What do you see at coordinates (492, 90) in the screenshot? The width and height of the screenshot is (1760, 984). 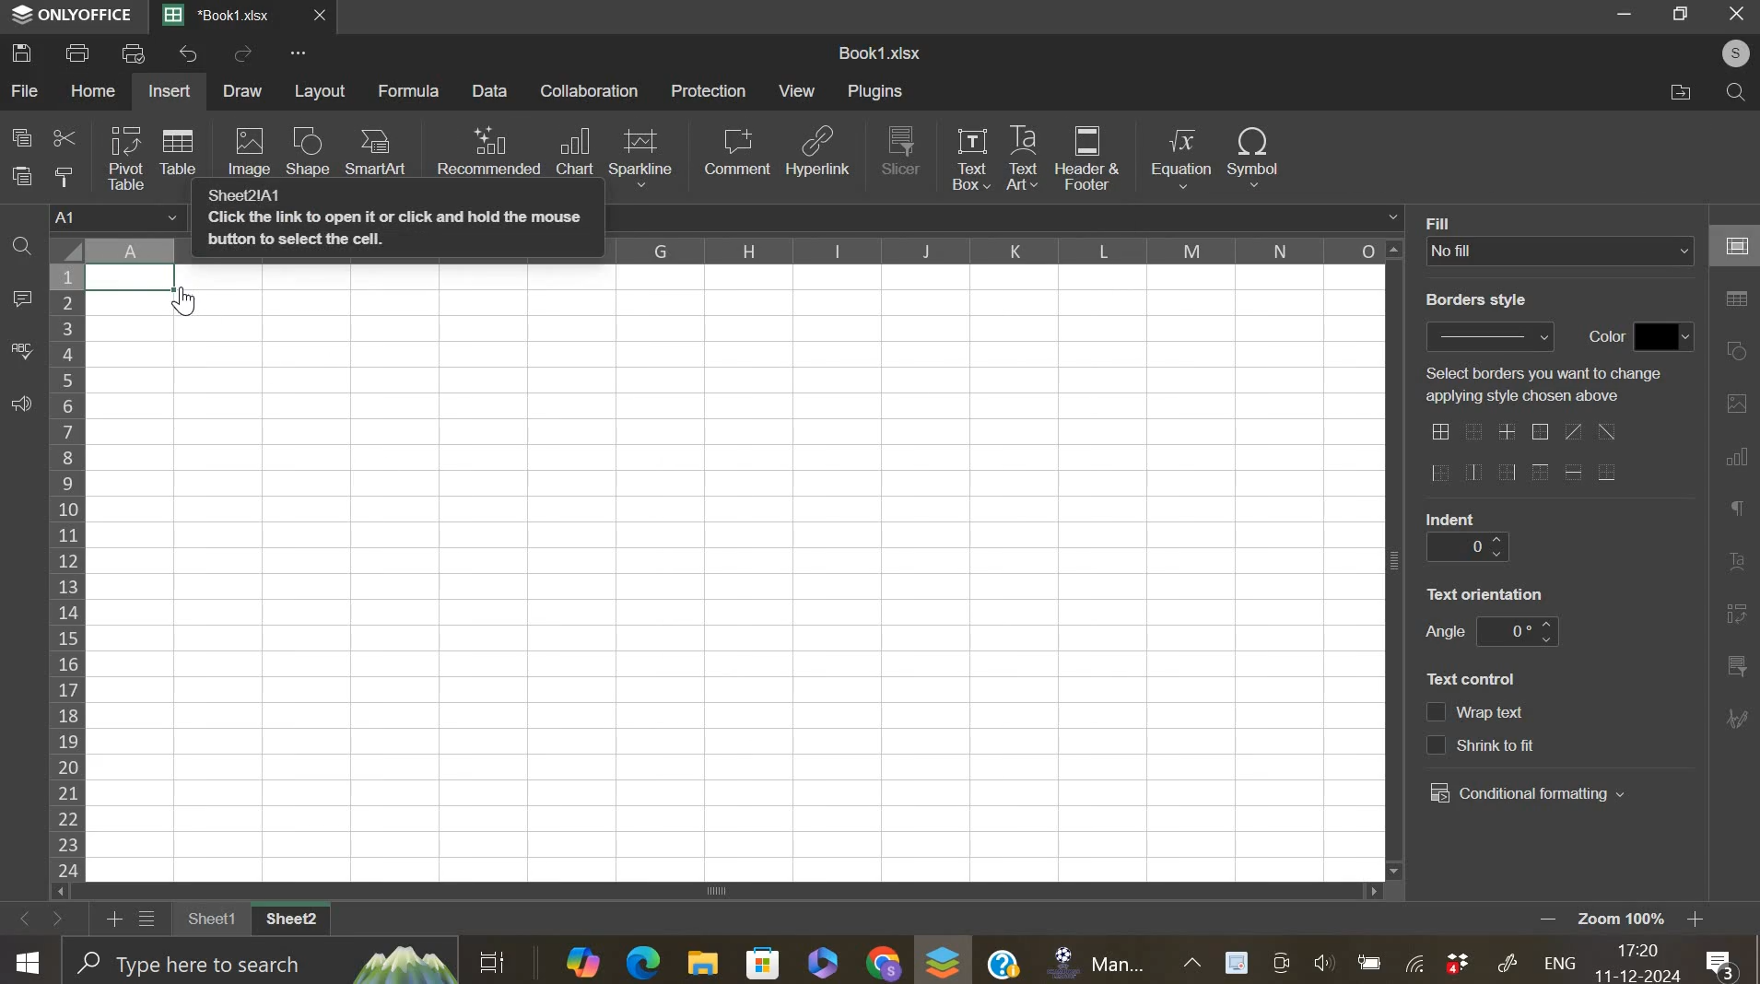 I see `data` at bounding box center [492, 90].